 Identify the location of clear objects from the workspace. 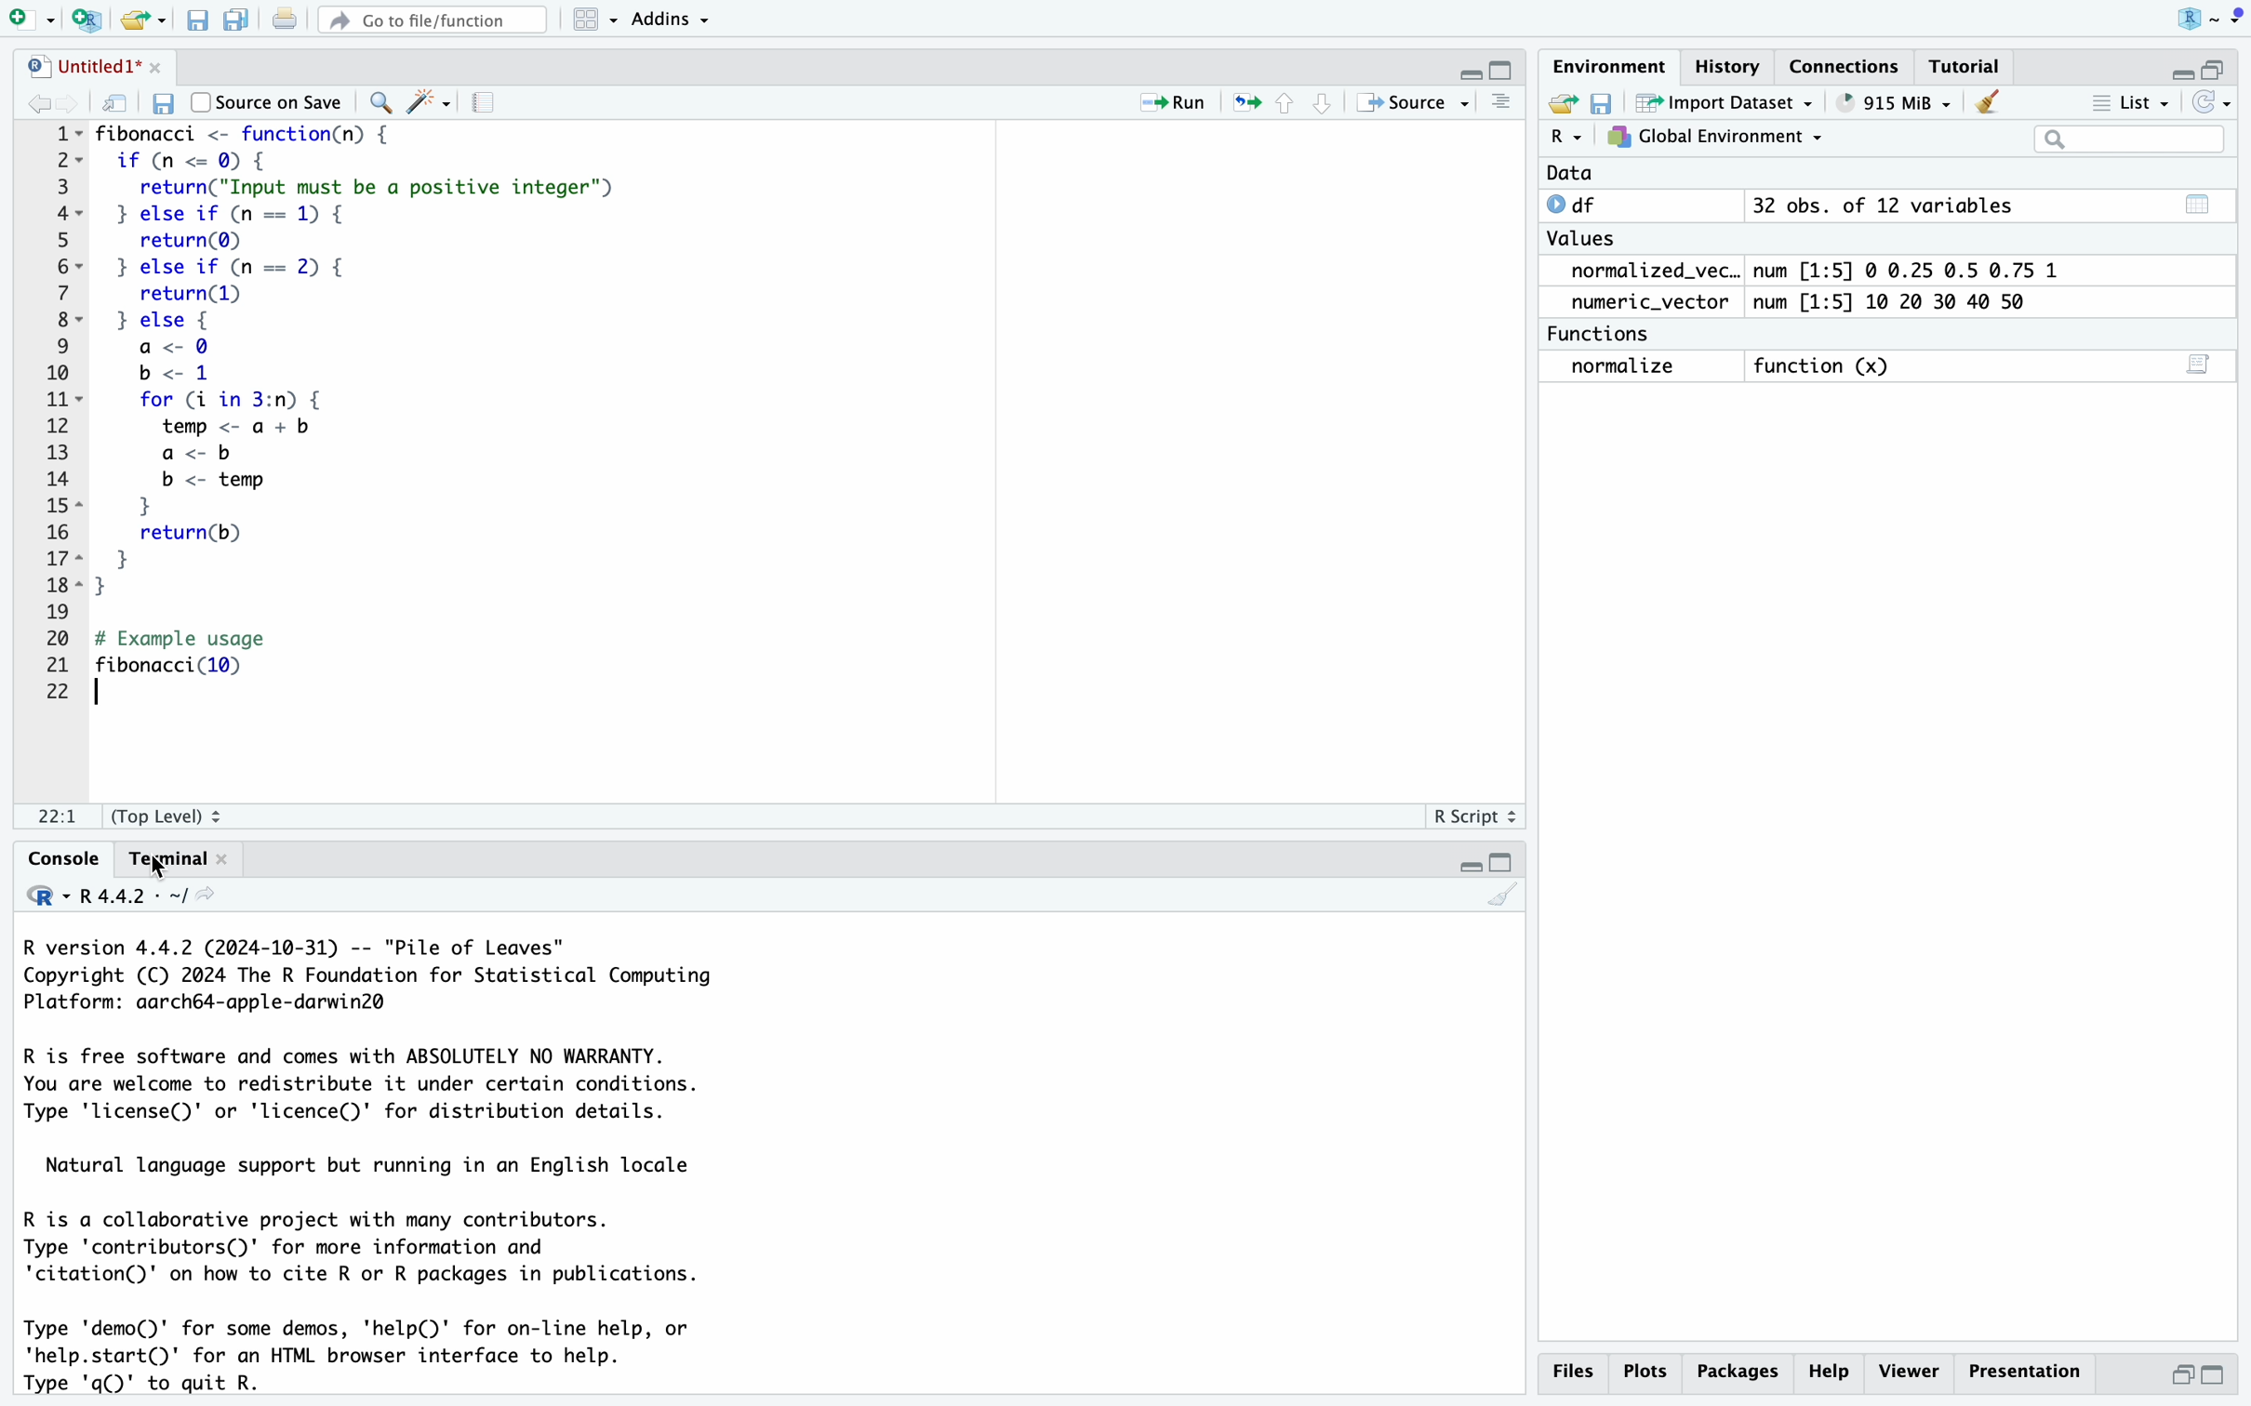
(1989, 101).